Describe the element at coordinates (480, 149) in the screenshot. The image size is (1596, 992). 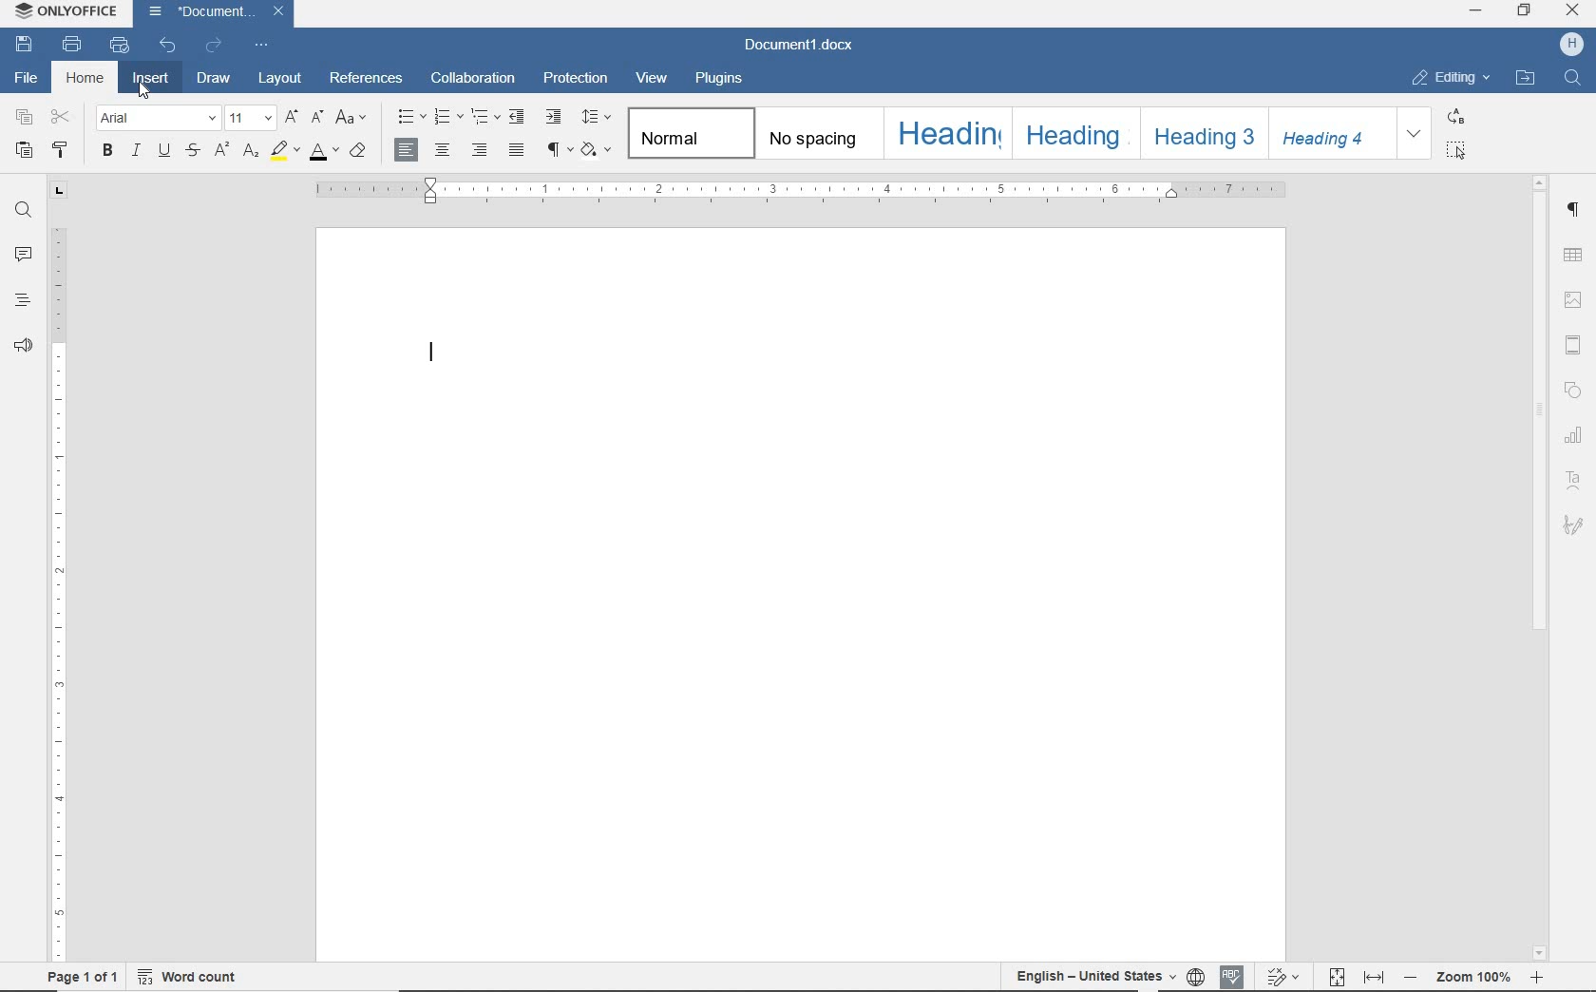
I see `align right` at that location.